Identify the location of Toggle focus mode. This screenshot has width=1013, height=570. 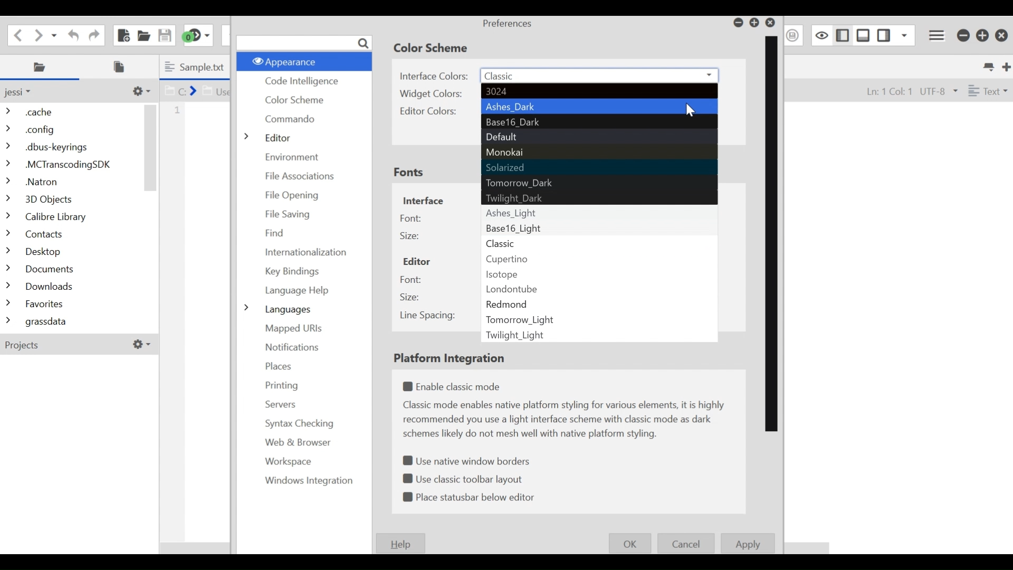
(820, 35).